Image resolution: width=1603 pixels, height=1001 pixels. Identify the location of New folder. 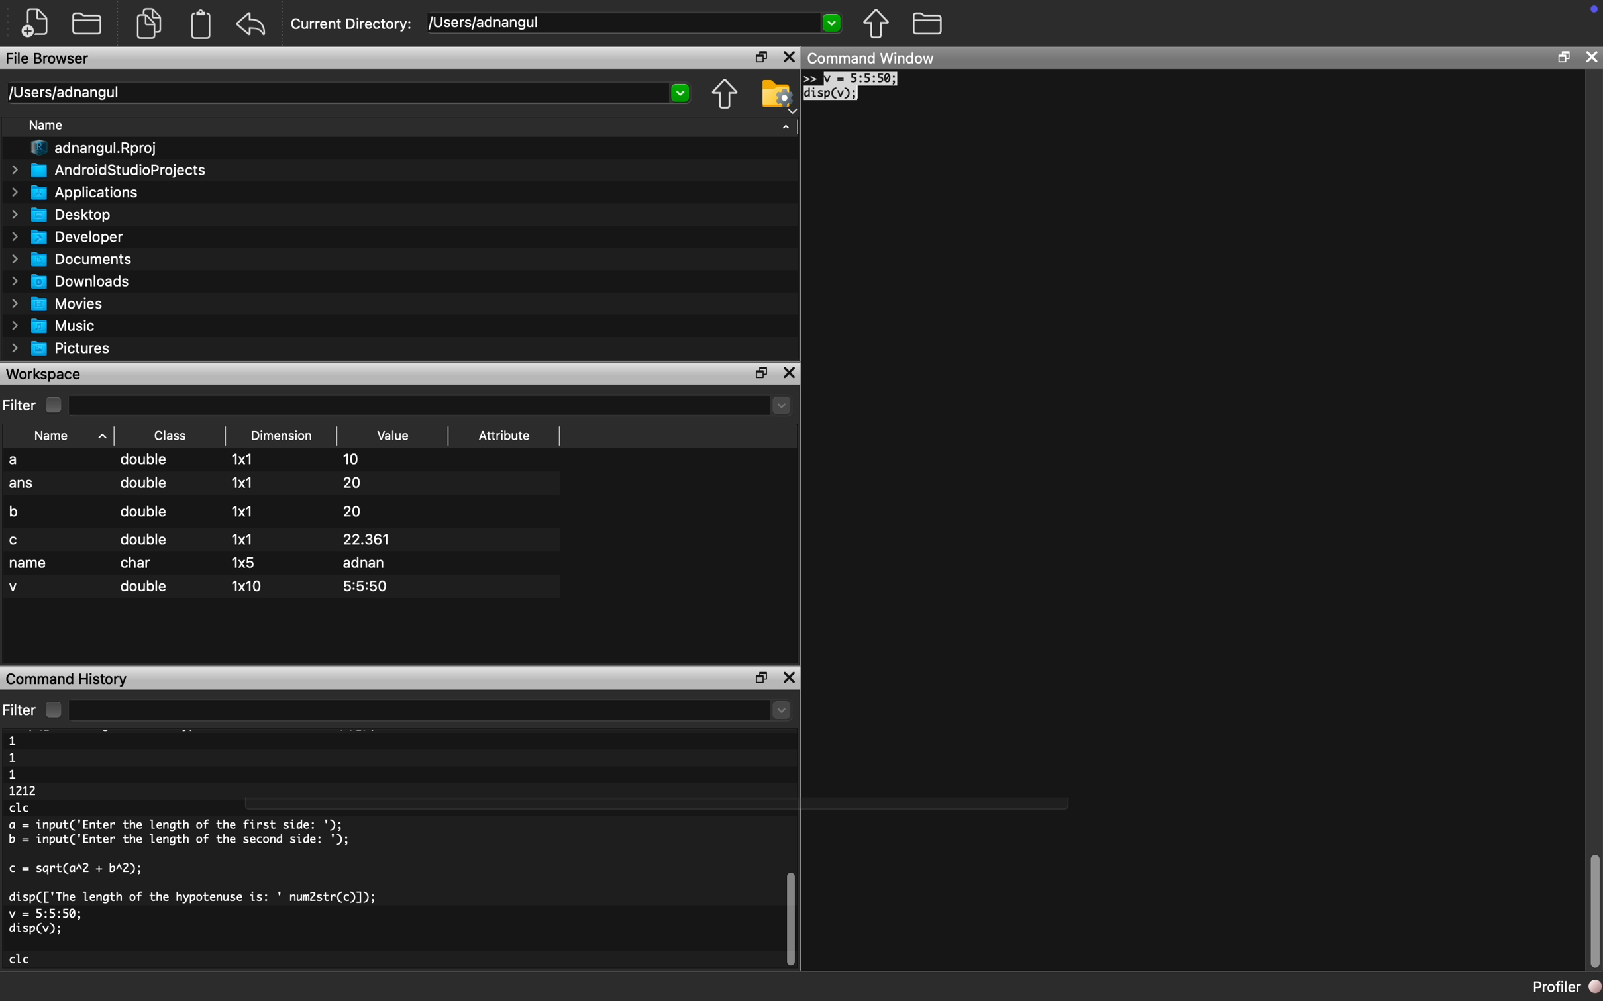
(86, 23).